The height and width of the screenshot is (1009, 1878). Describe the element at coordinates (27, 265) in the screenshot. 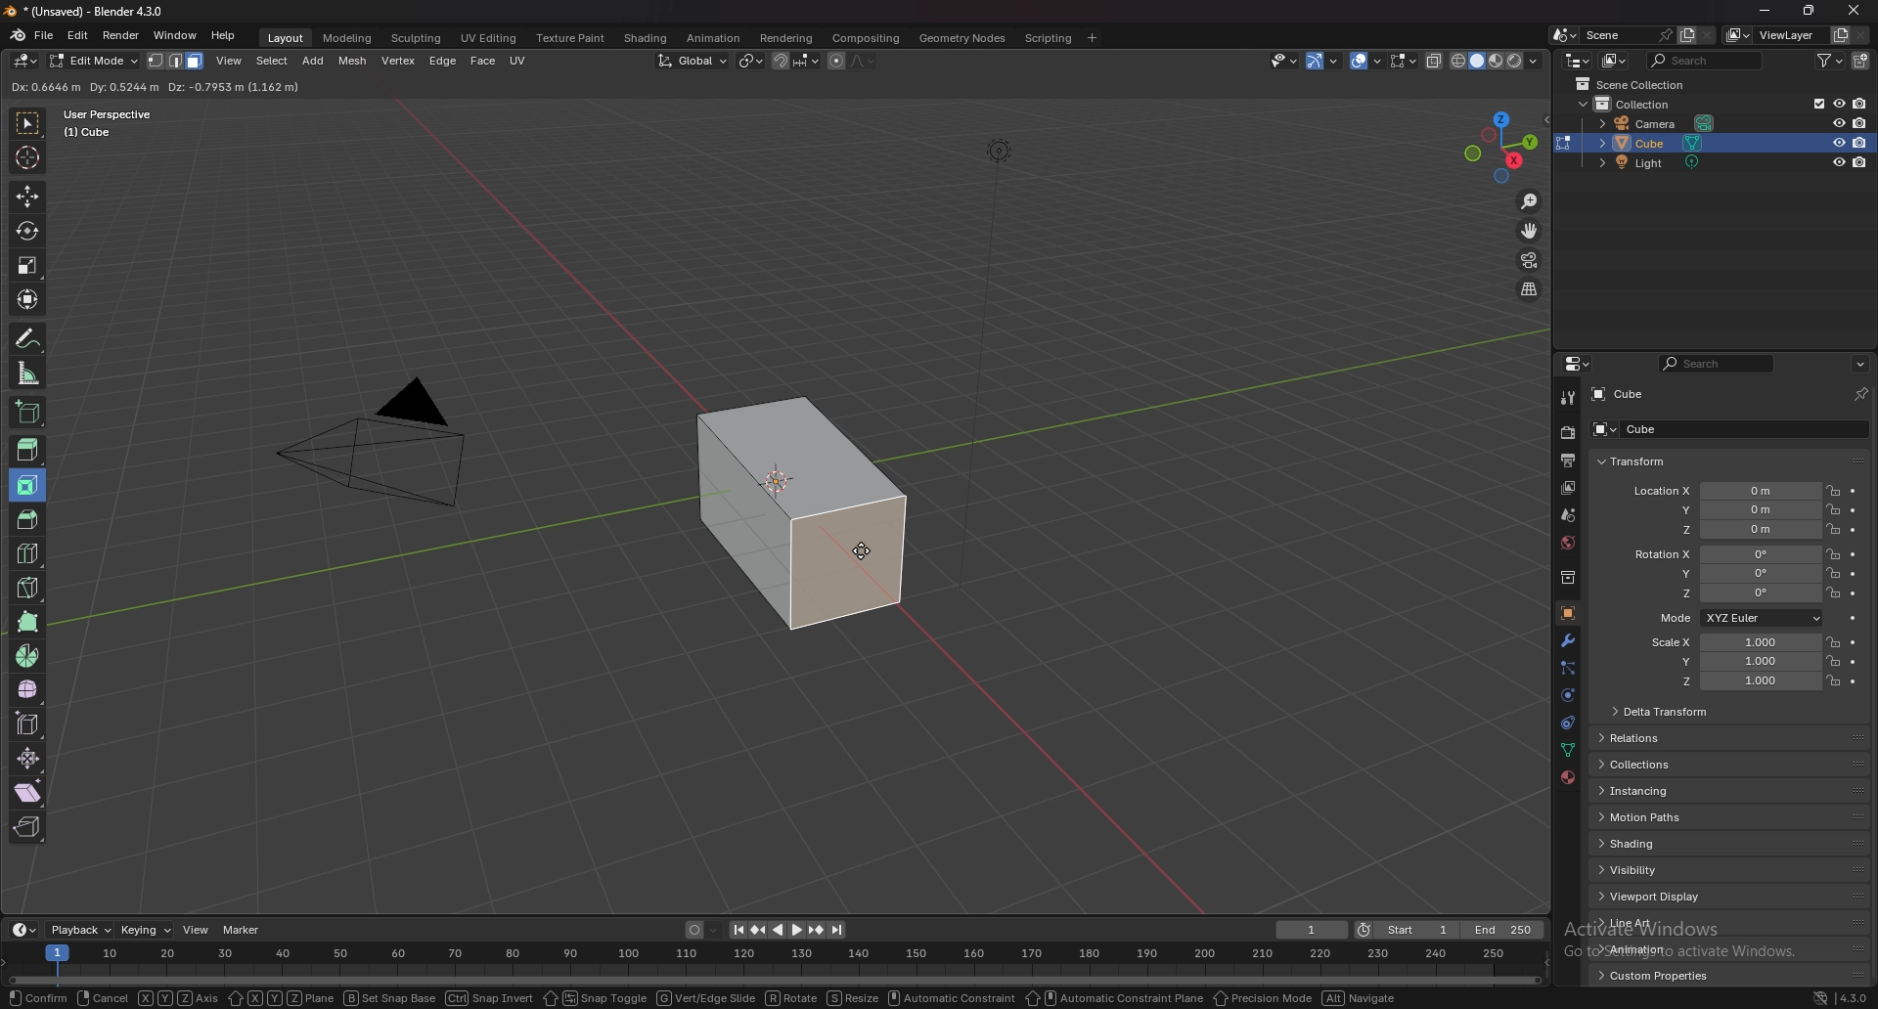

I see `scale` at that location.